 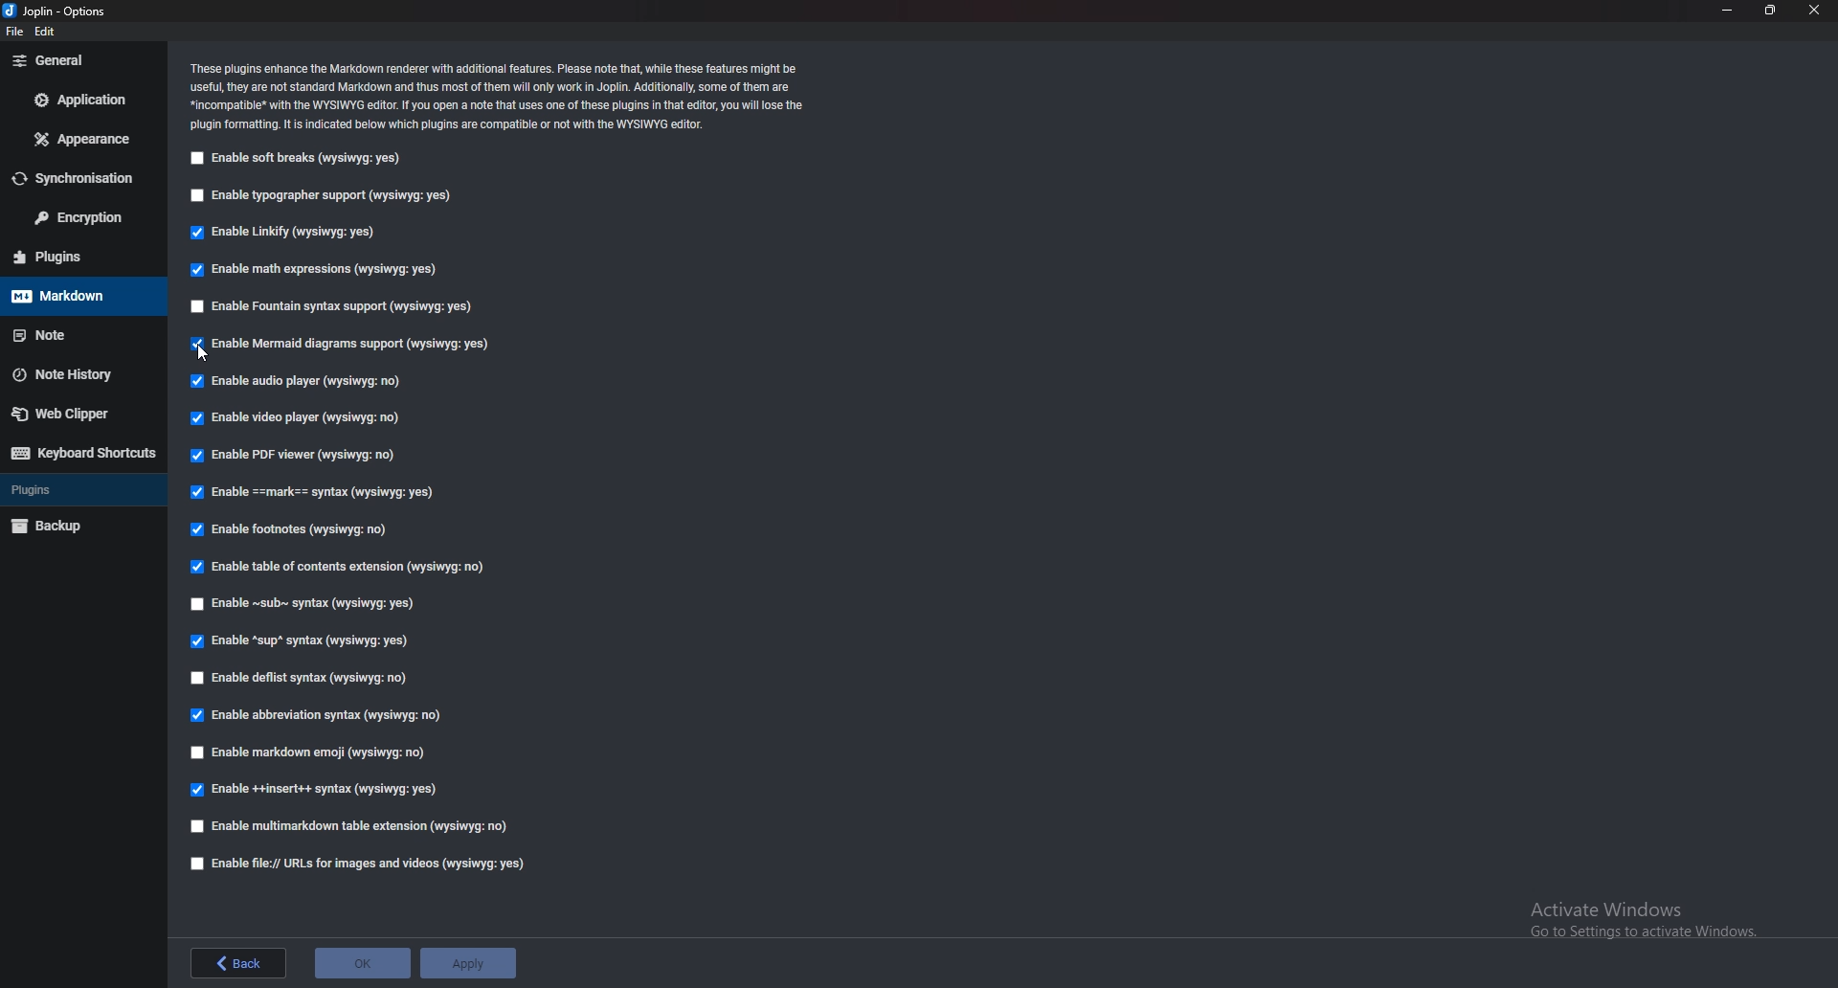 I want to click on note, so click(x=72, y=335).